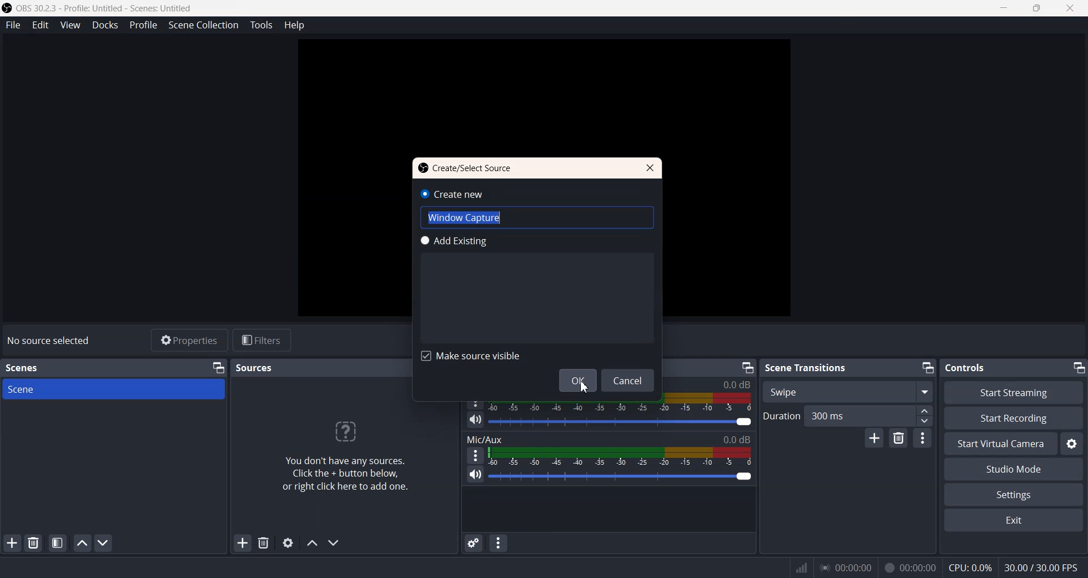  What do you see at coordinates (577, 380) in the screenshot?
I see `OK` at bounding box center [577, 380].